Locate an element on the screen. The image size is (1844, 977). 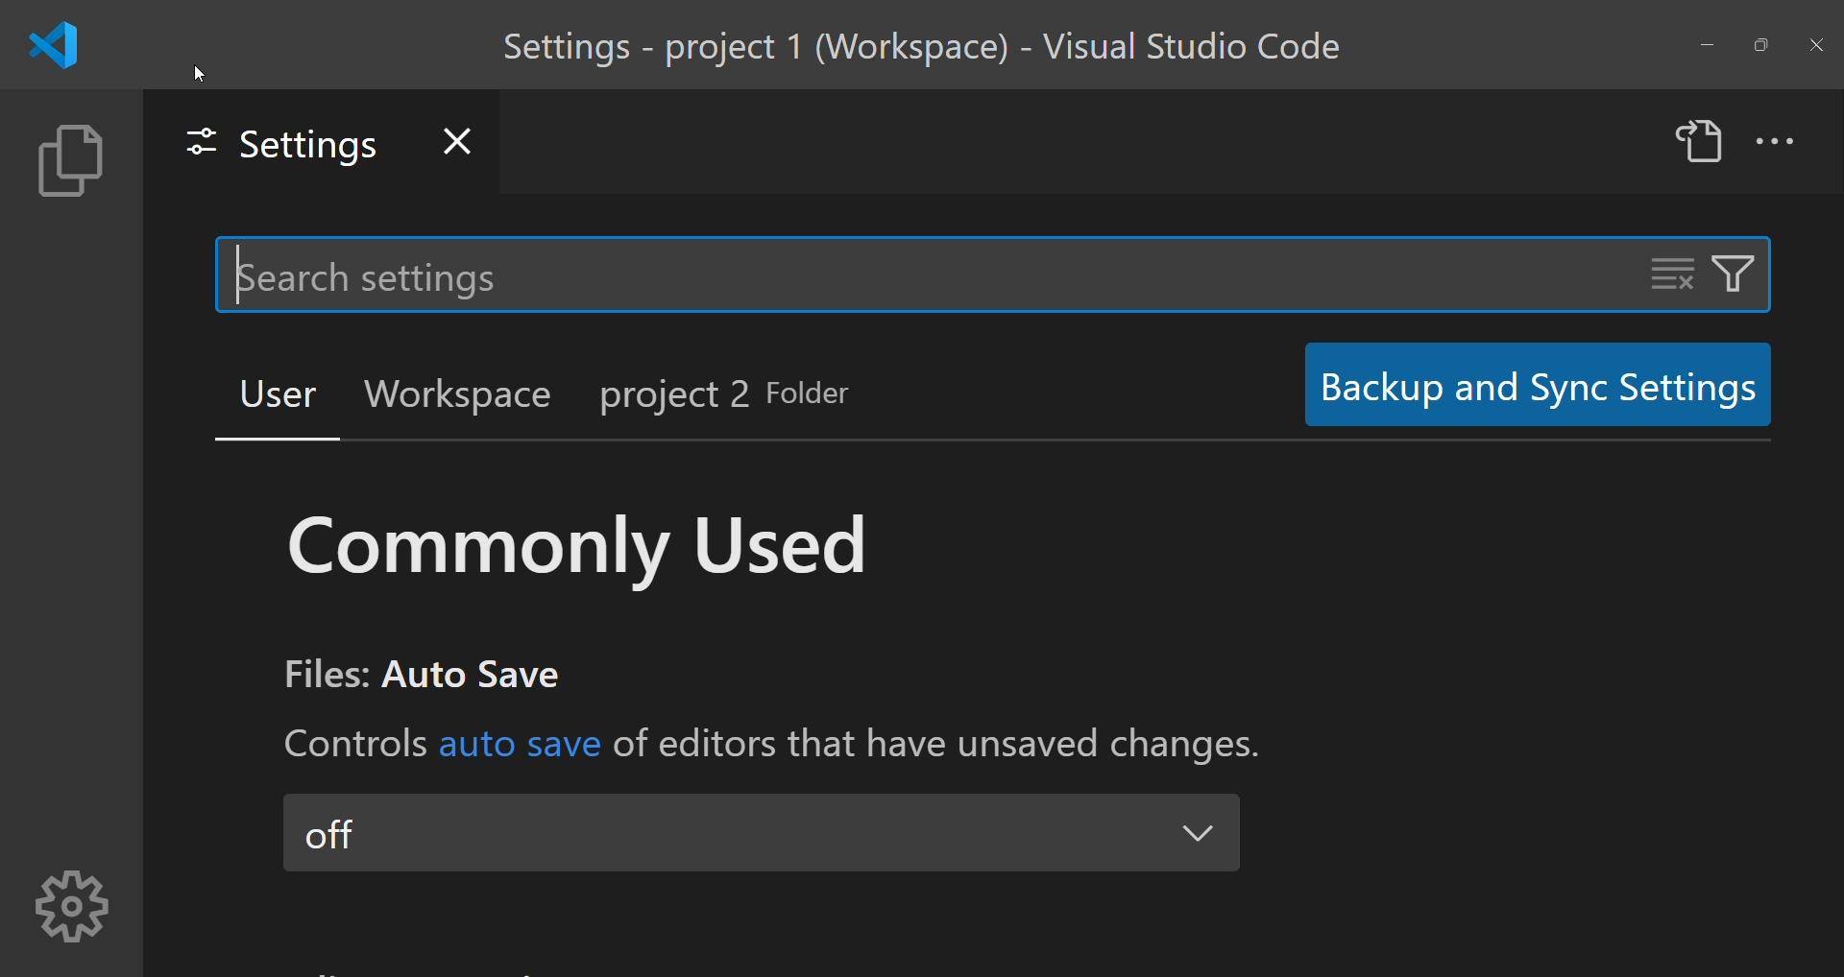
close is located at coordinates (1819, 47).